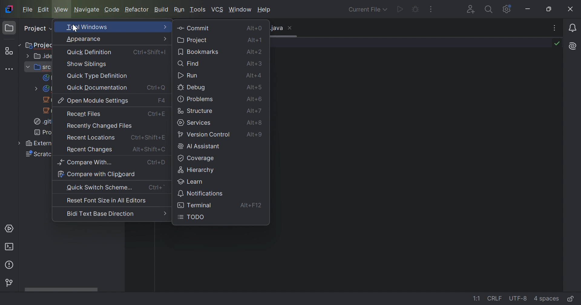 This screenshot has height=305, width=581. Describe the element at coordinates (195, 205) in the screenshot. I see `` at that location.